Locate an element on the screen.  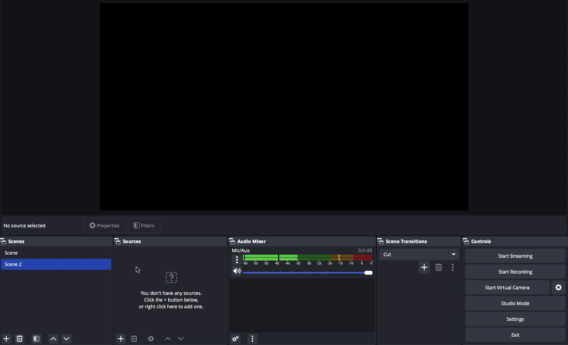
delete is located at coordinates (438, 267).